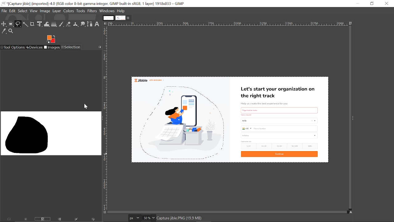 The width and height of the screenshot is (394, 222). What do you see at coordinates (62, 25) in the screenshot?
I see `Paintbrush tool` at bounding box center [62, 25].